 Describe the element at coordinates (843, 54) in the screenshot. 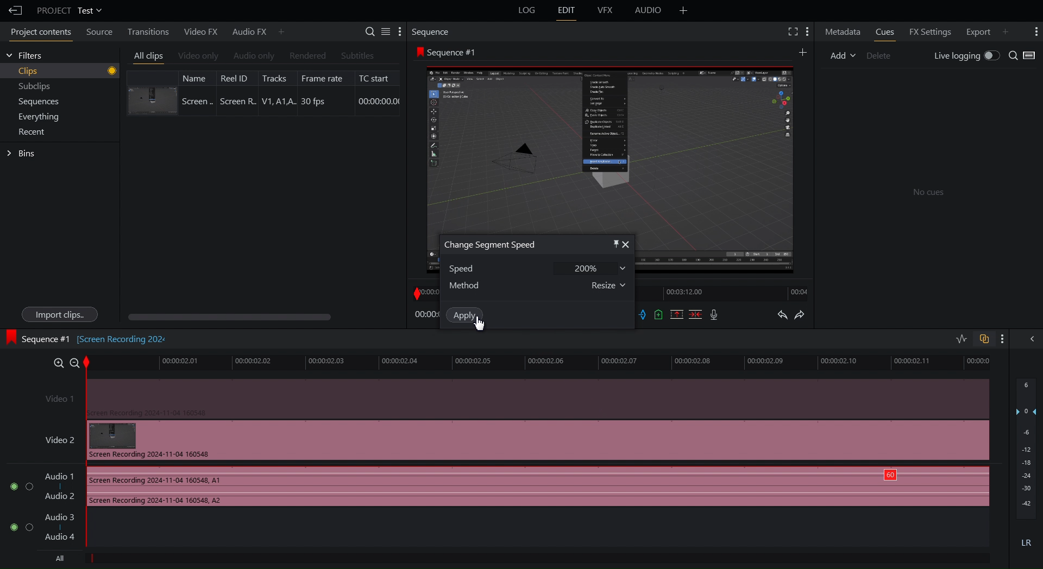

I see `Add` at that location.